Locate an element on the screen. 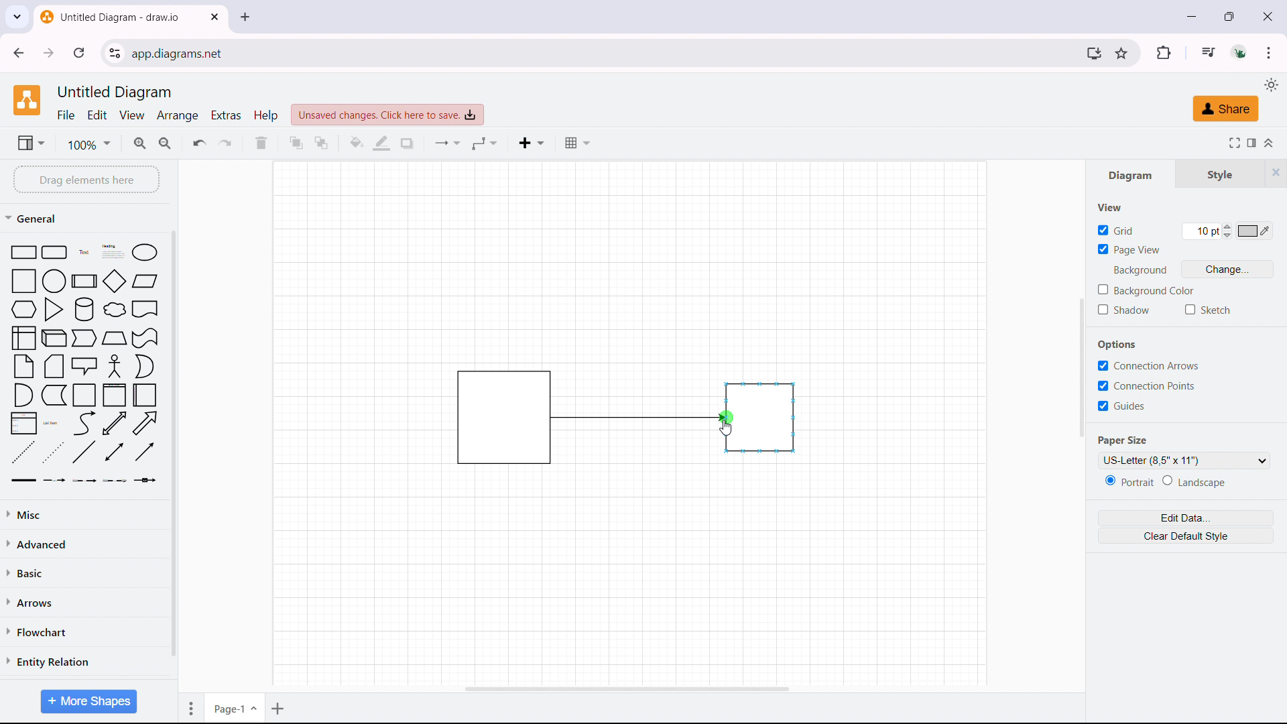 Image resolution: width=1287 pixels, height=724 pixels. diagram is located at coordinates (1133, 176).